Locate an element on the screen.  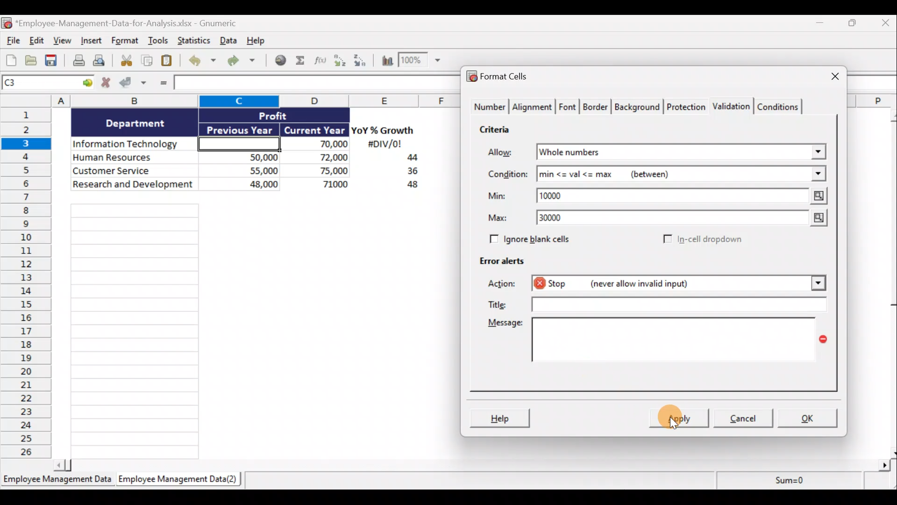
YoY% Growth is located at coordinates (383, 131).